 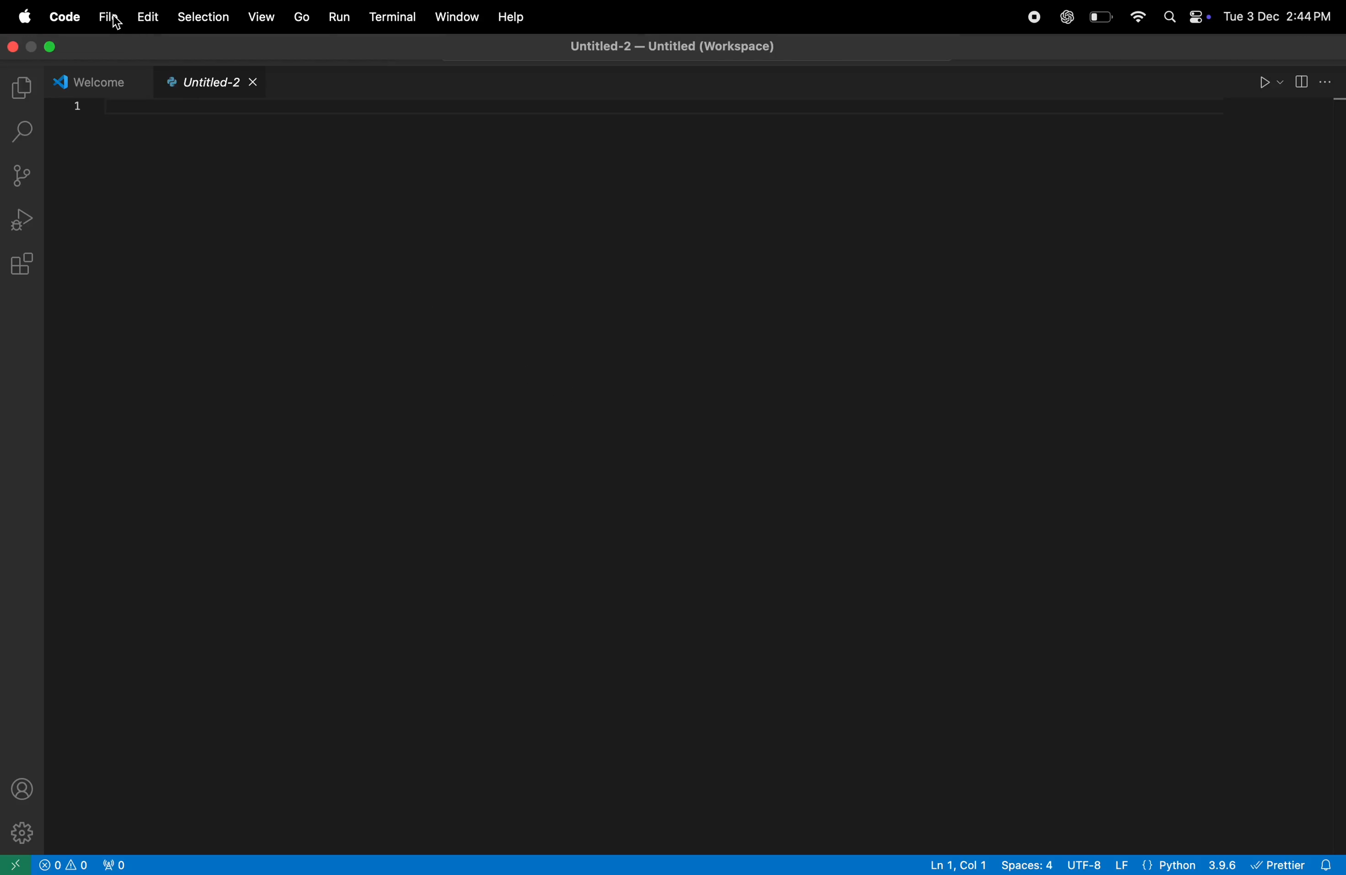 What do you see at coordinates (64, 864) in the screenshot?
I see `no problems` at bounding box center [64, 864].